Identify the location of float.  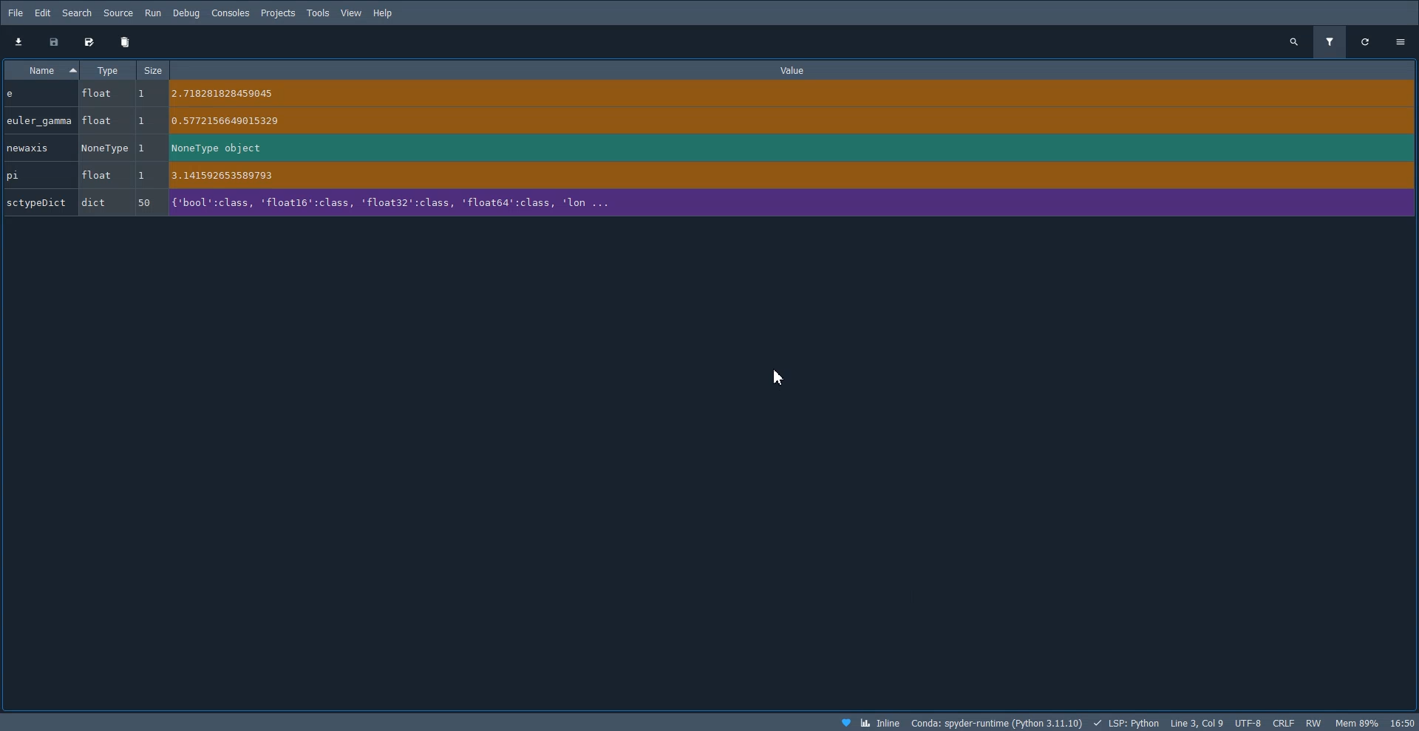
(97, 175).